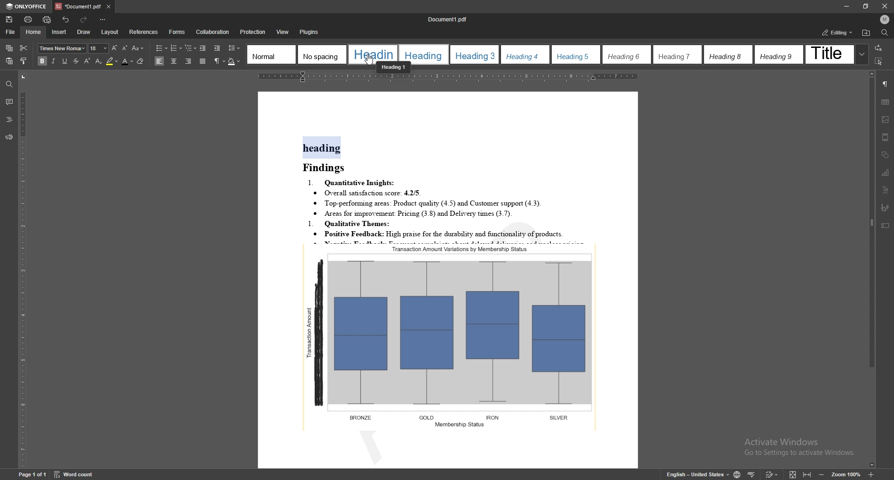 This screenshot has height=480, width=894. Describe the element at coordinates (78, 6) in the screenshot. I see `tab` at that location.